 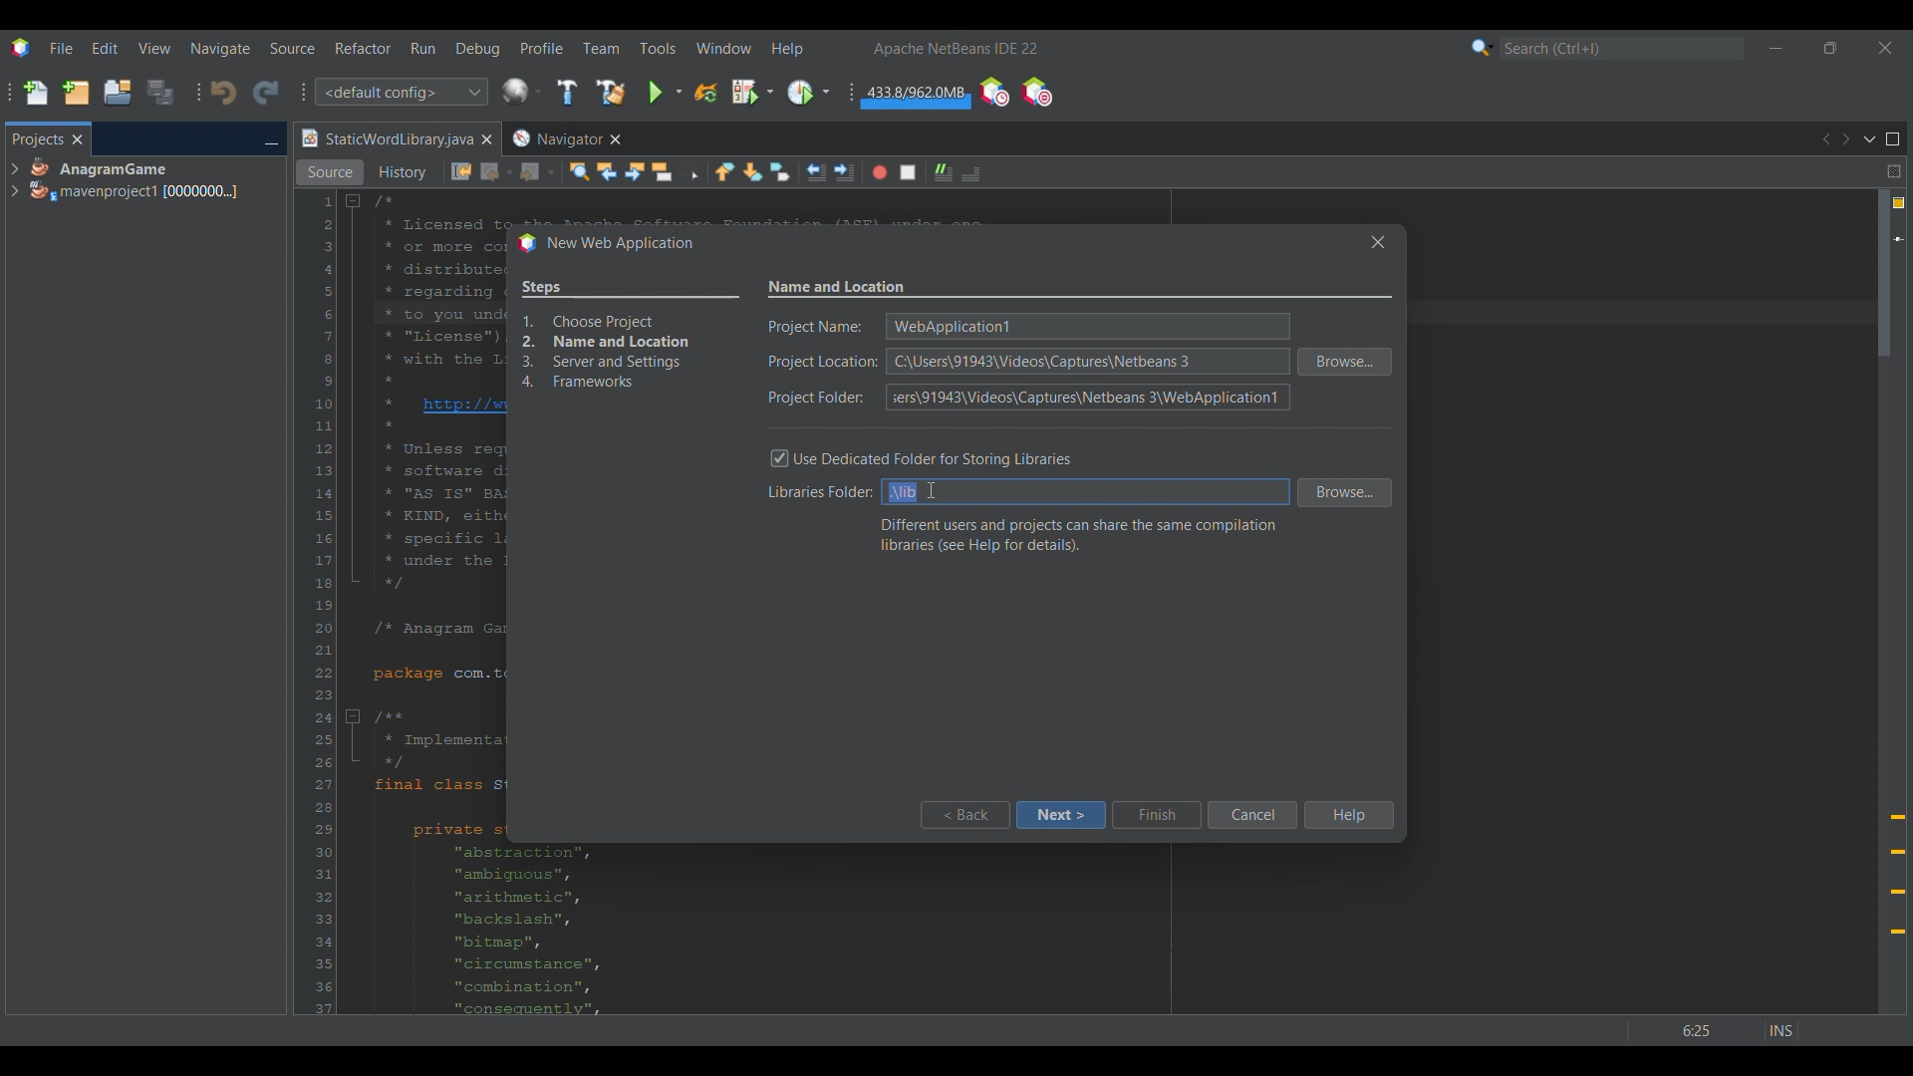 What do you see at coordinates (724, 171) in the screenshot?
I see `Previous bookmark` at bounding box center [724, 171].